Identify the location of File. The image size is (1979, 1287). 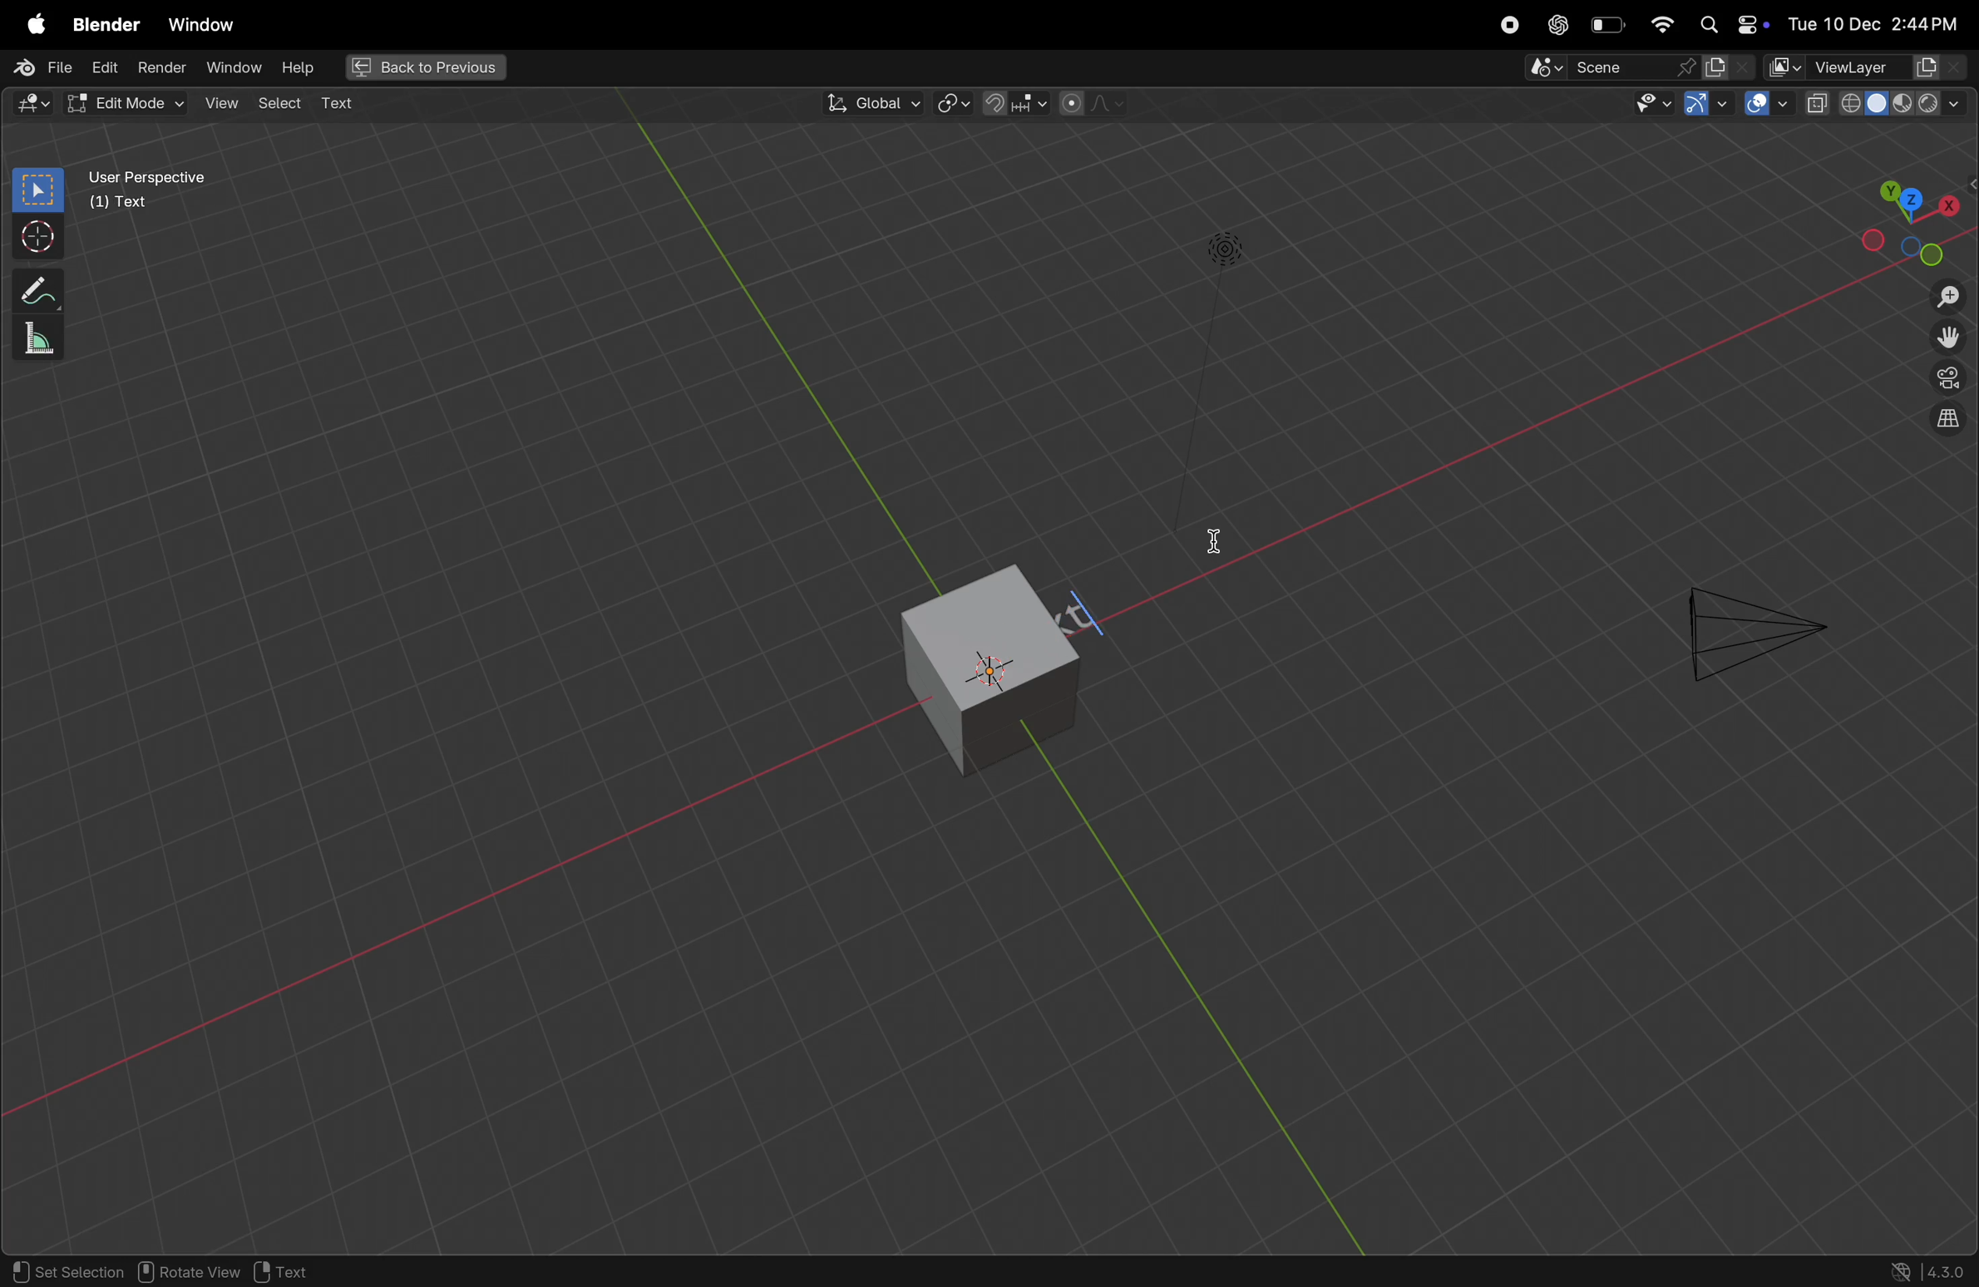
(45, 67).